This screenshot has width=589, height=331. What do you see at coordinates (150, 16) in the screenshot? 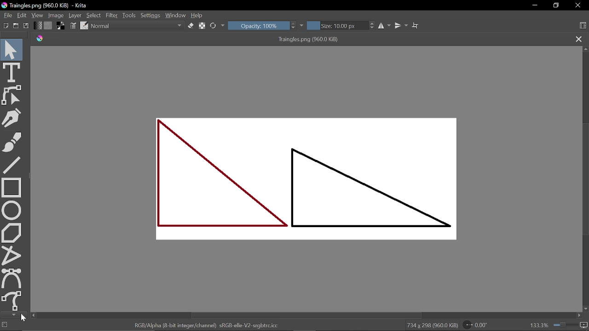
I see `Settings` at bounding box center [150, 16].